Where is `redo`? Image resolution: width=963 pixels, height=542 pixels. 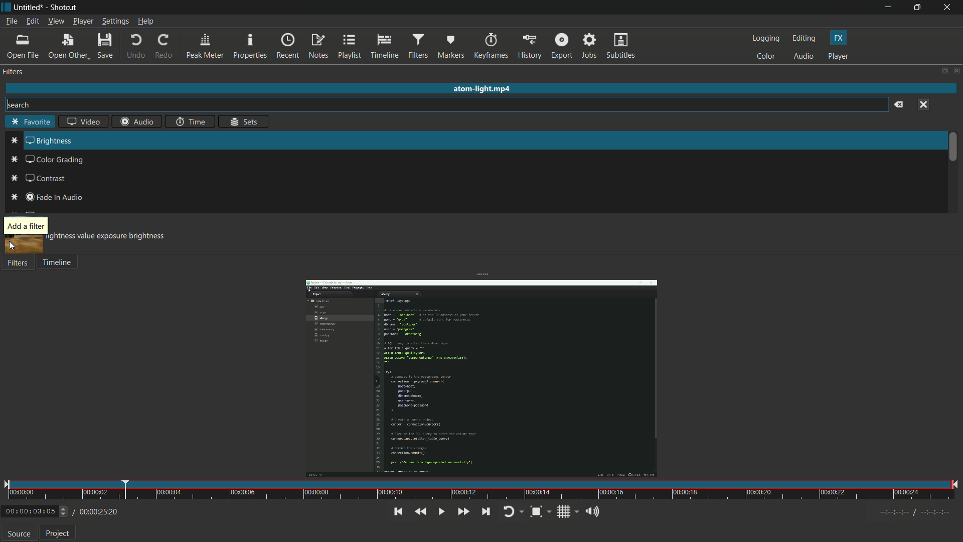 redo is located at coordinates (165, 47).